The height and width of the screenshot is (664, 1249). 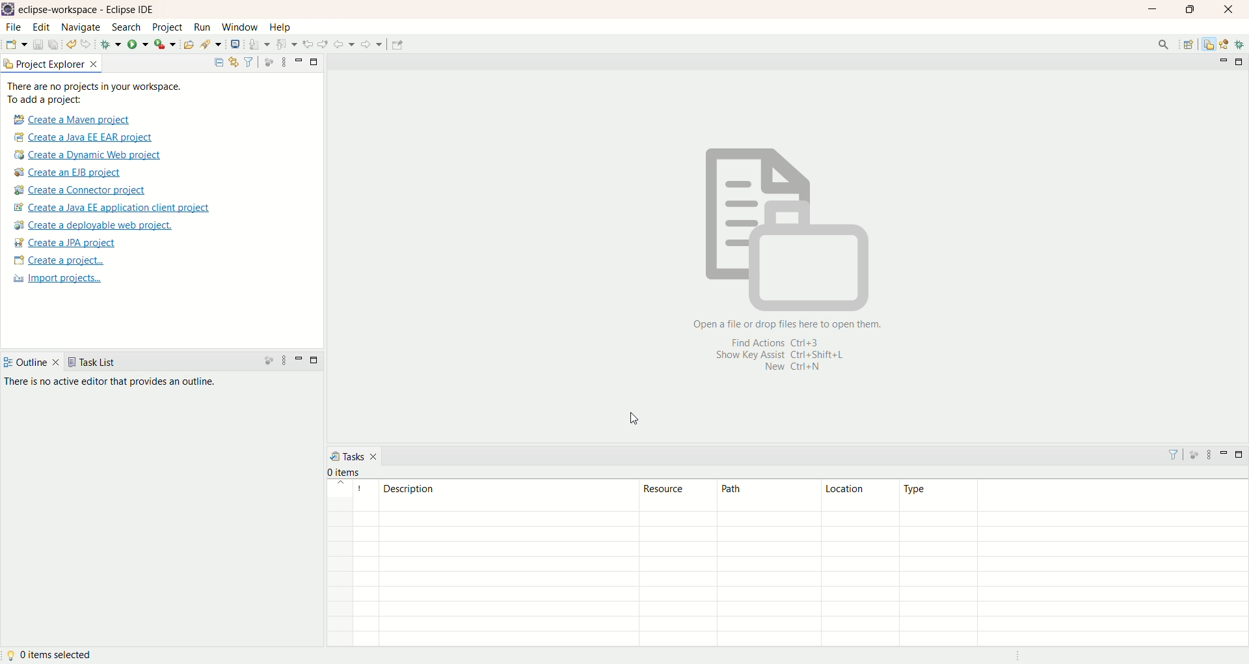 What do you see at coordinates (88, 11) in the screenshot?
I see `eclipse-workspace-Eclipse IDE` at bounding box center [88, 11].